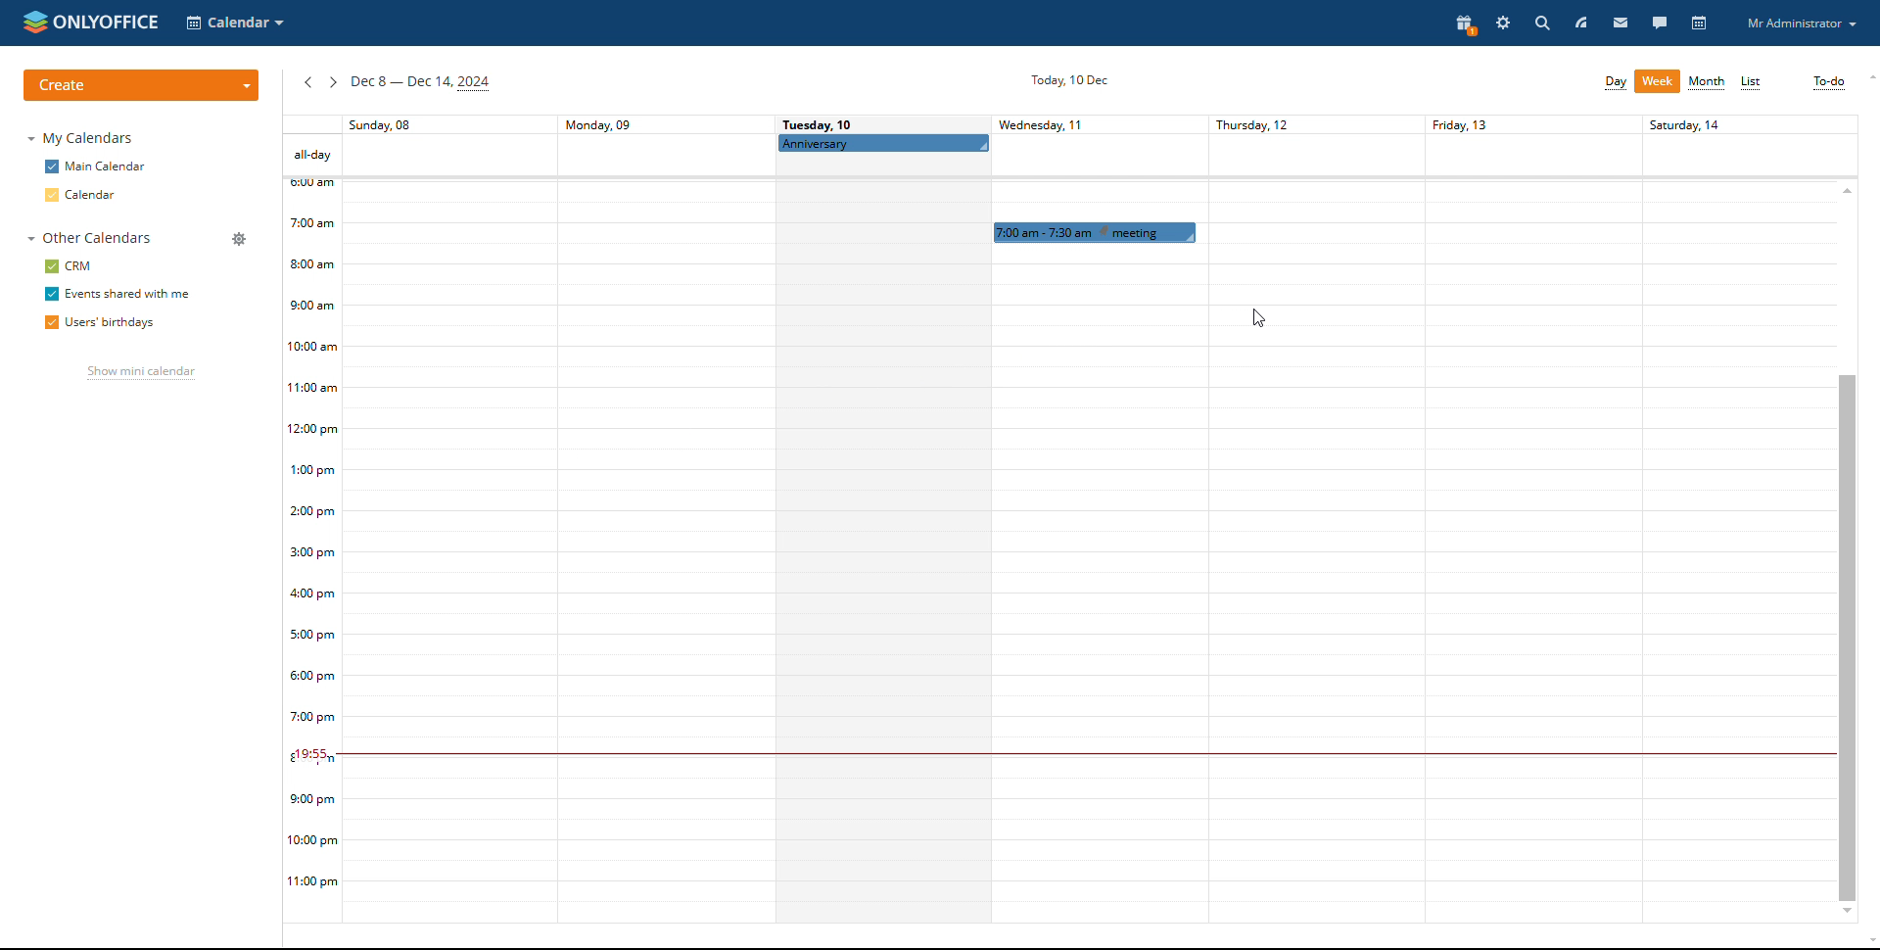 The image size is (1880, 950). Describe the element at coordinates (1524, 514) in the screenshot. I see `friday` at that location.